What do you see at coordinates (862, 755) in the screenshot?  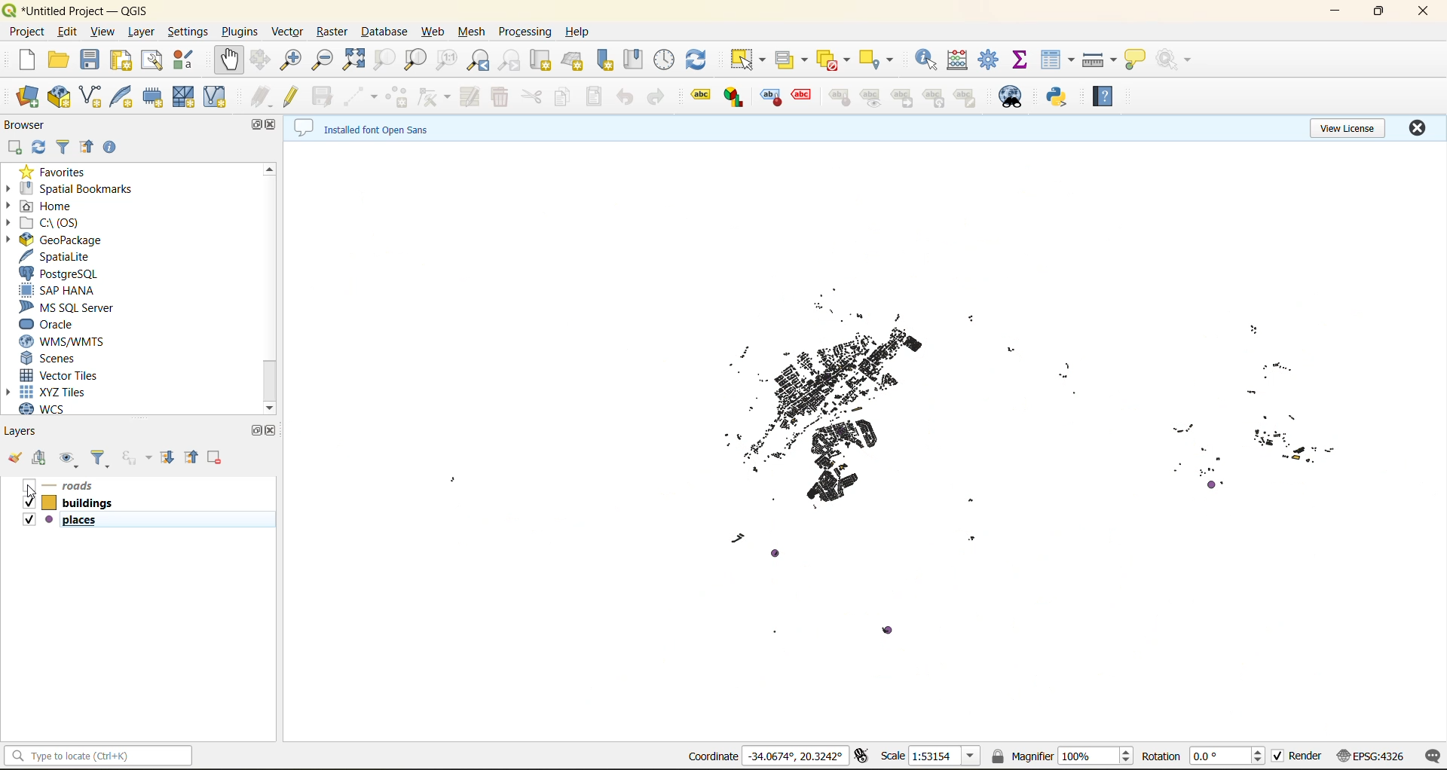 I see `toggle extents` at bounding box center [862, 755].